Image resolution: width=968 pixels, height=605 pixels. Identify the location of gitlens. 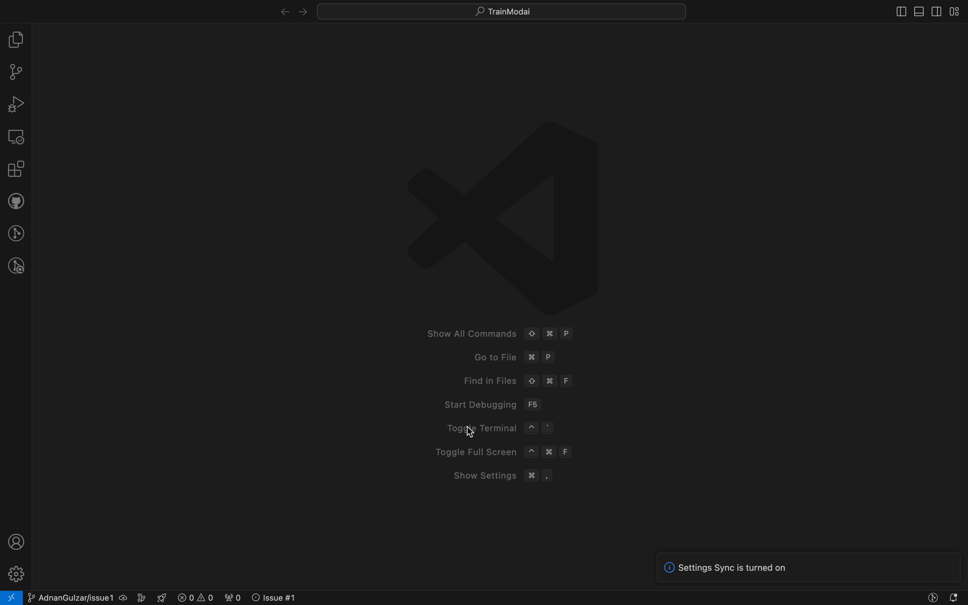
(16, 232).